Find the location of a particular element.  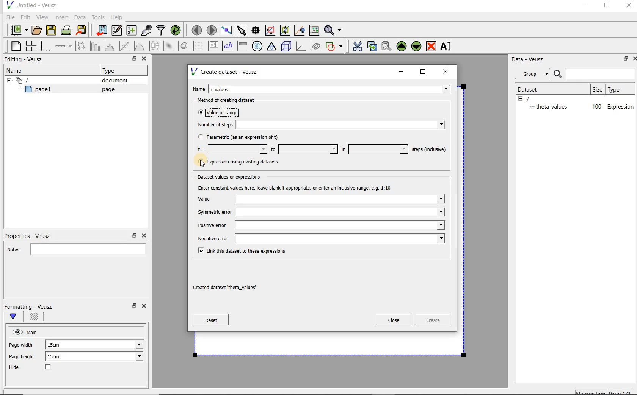

image color bar is located at coordinates (242, 46).